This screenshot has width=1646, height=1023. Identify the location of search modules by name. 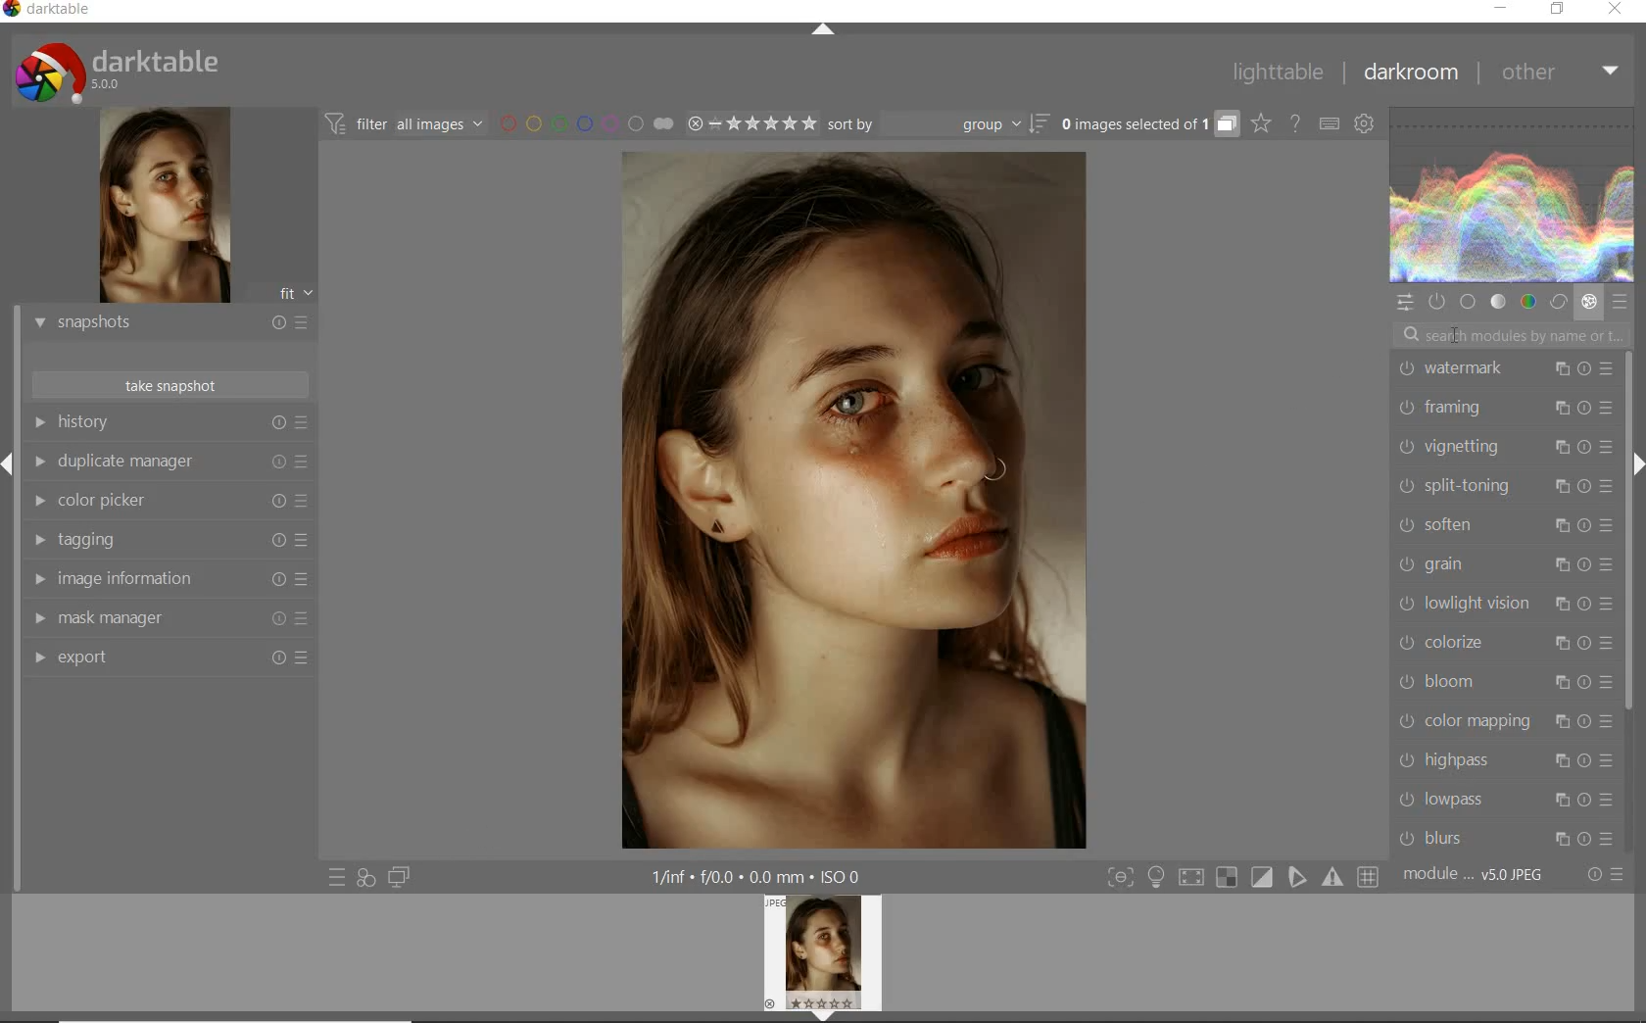
(1512, 335).